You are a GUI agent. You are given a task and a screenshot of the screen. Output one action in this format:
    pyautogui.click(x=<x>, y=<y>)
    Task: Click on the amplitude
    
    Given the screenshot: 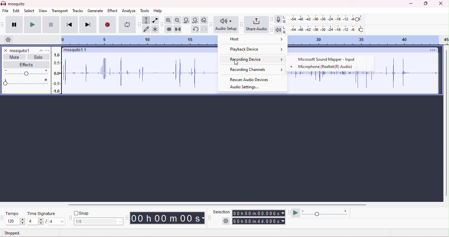 What is the action you would take?
    pyautogui.click(x=57, y=73)
    